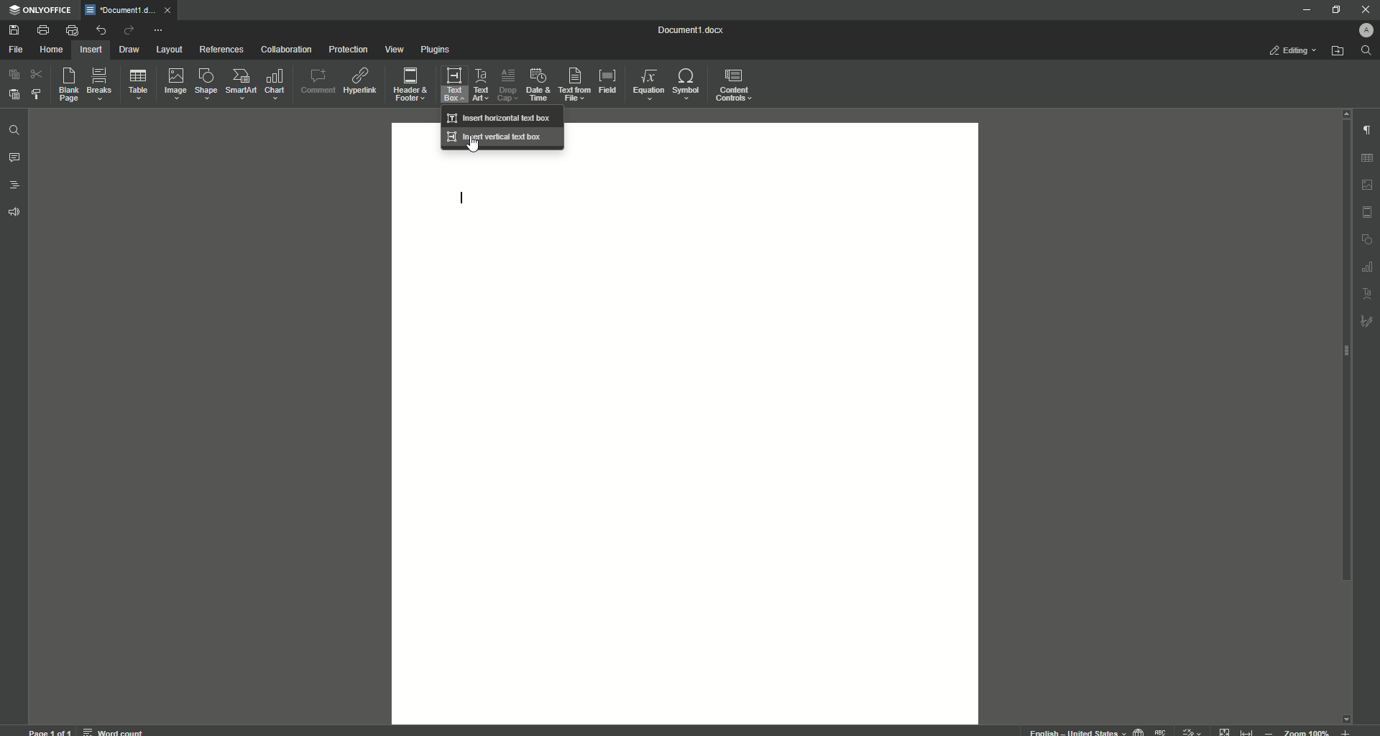 Image resolution: width=1380 pixels, height=736 pixels. I want to click on table, so click(1366, 267).